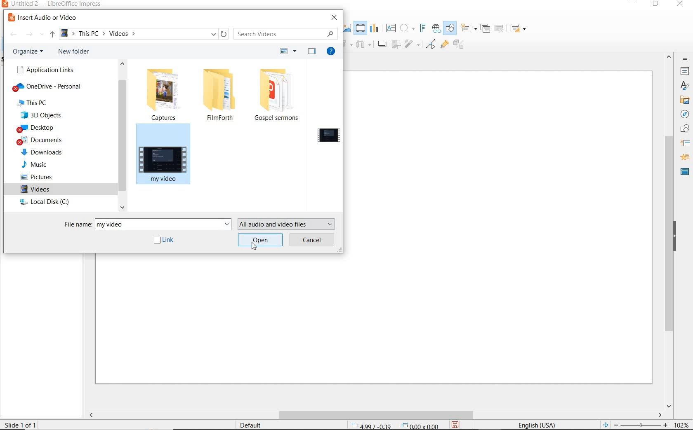 The width and height of the screenshot is (693, 430). Describe the element at coordinates (630, 4) in the screenshot. I see `MINIMIZE` at that location.